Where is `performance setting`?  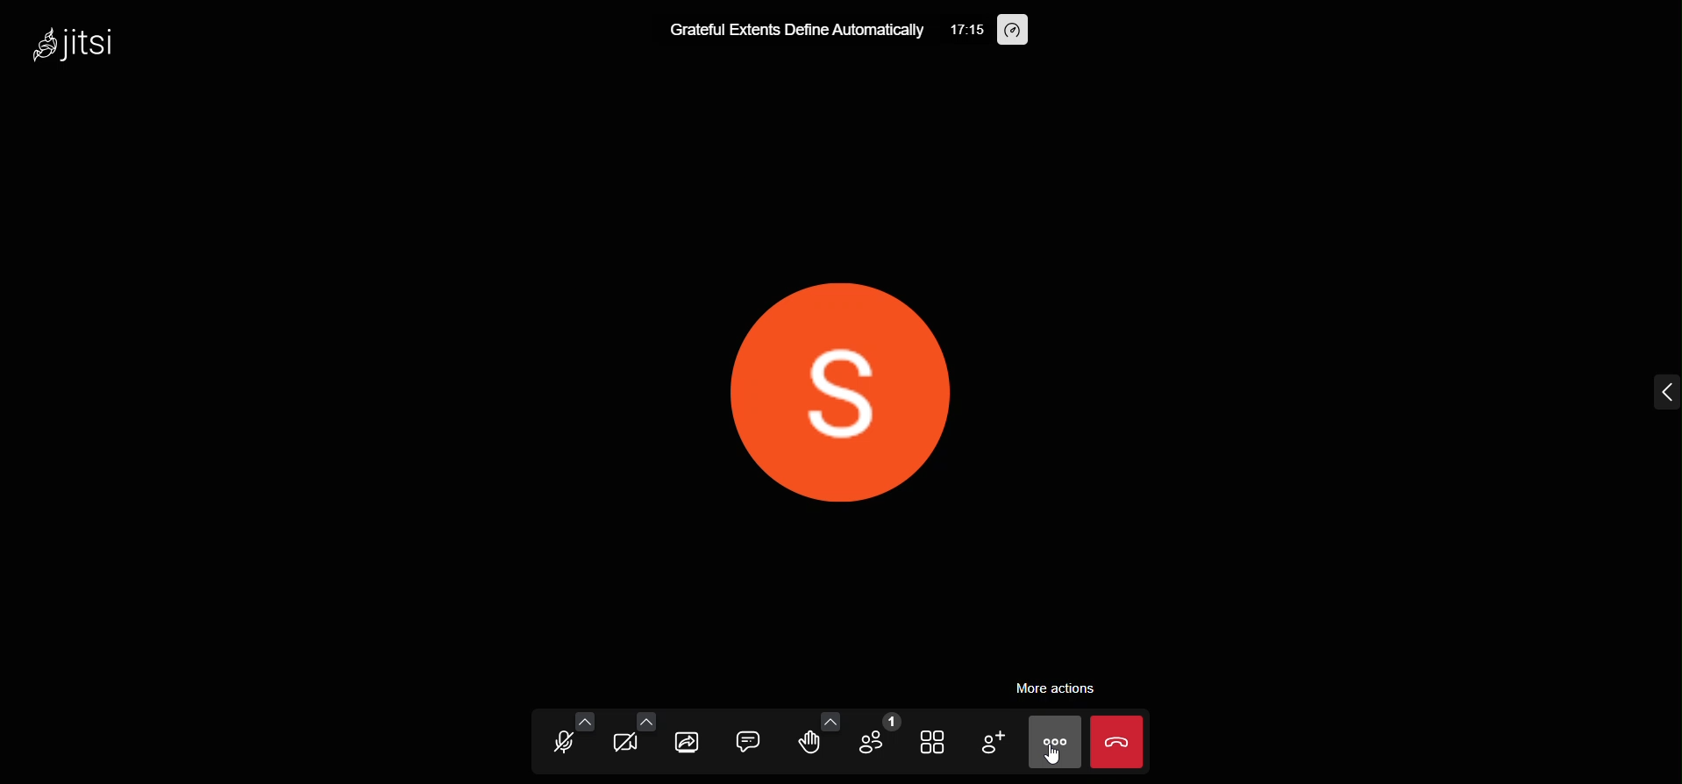 performance setting is located at coordinates (1017, 30).